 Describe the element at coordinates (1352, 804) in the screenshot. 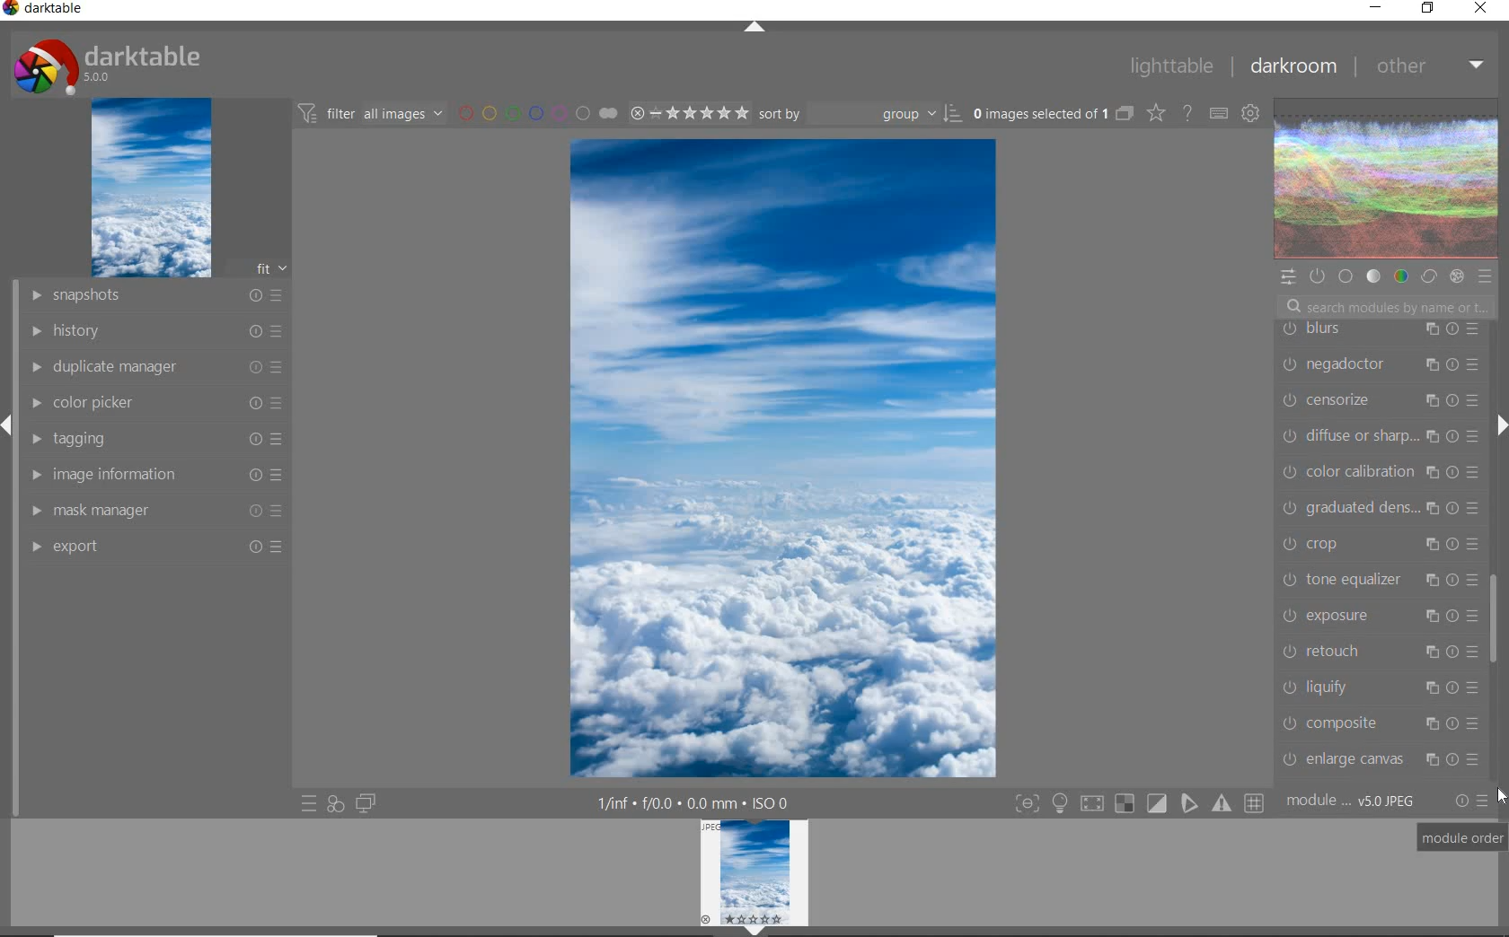

I see `module ... v5.0 JPEG` at that location.